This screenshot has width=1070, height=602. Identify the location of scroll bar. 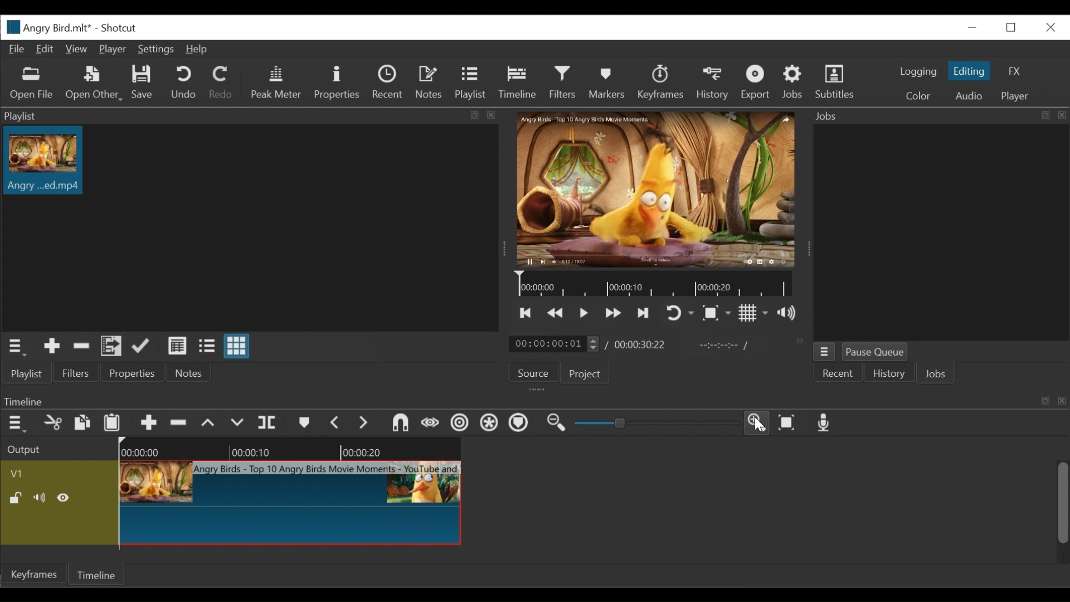
(1063, 503).